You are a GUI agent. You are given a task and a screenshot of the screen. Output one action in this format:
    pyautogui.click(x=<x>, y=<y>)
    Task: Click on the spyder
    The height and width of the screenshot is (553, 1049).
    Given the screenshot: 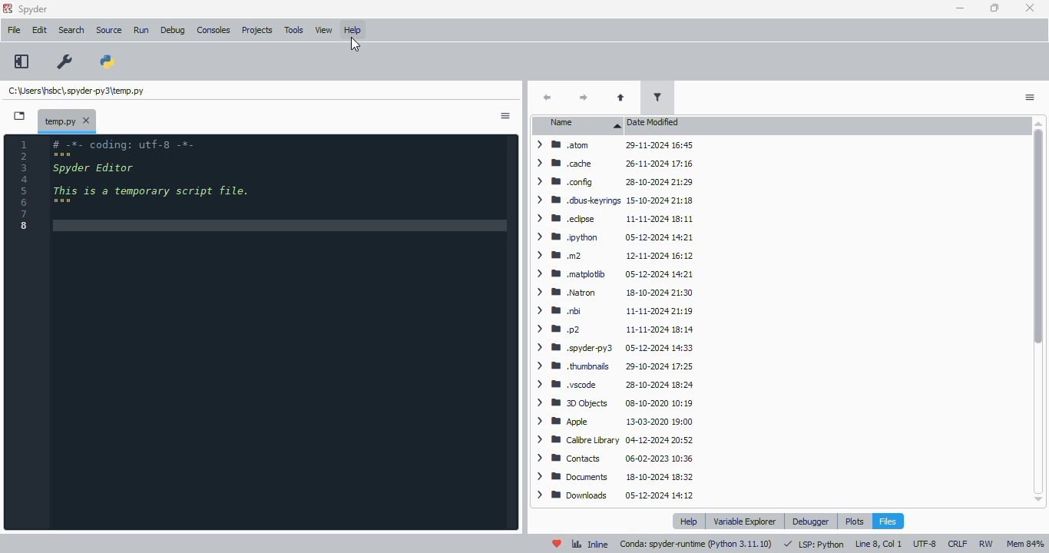 What is the action you would take?
    pyautogui.click(x=33, y=9)
    